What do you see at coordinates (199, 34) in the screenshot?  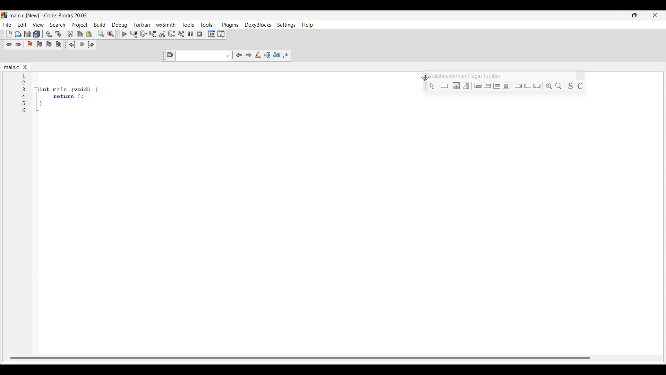 I see `Stop debugger` at bounding box center [199, 34].